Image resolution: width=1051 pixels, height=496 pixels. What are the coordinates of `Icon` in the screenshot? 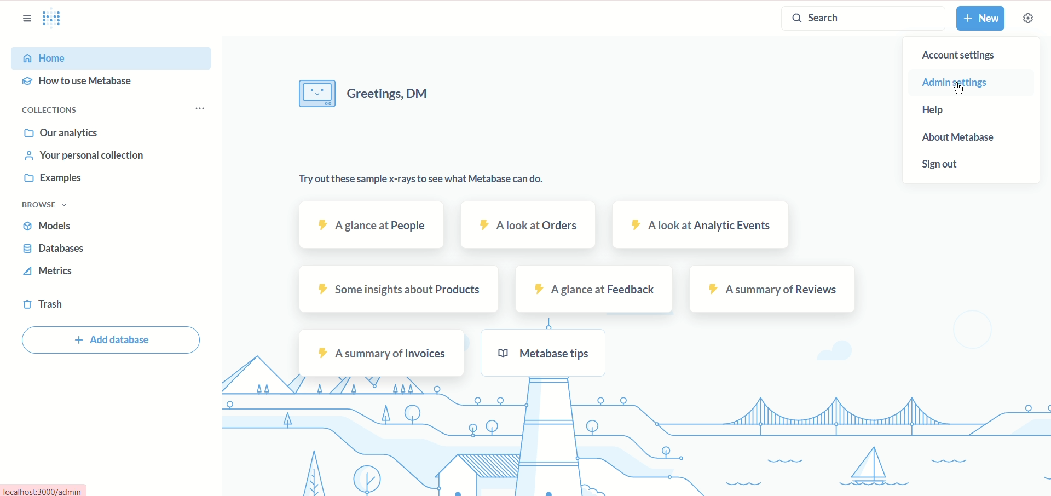 It's located at (316, 94).